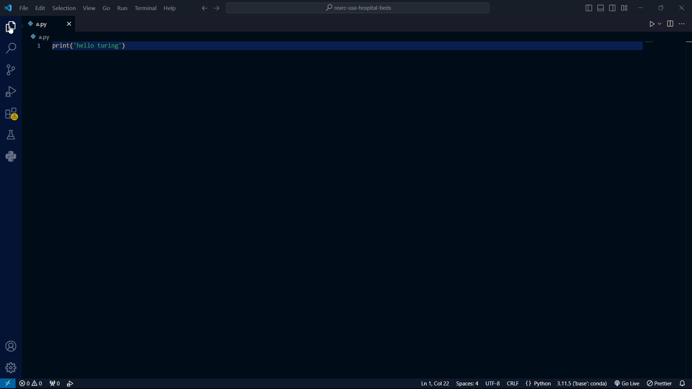 The height and width of the screenshot is (389, 692). What do you see at coordinates (40, 8) in the screenshot?
I see `edit menu` at bounding box center [40, 8].